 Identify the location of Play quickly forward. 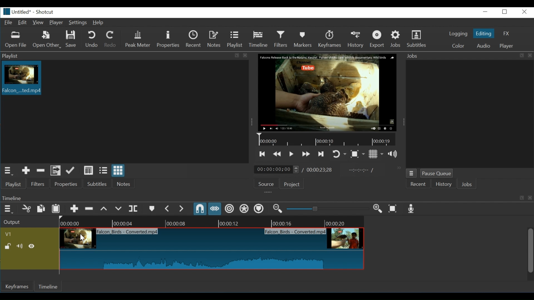
(306, 154).